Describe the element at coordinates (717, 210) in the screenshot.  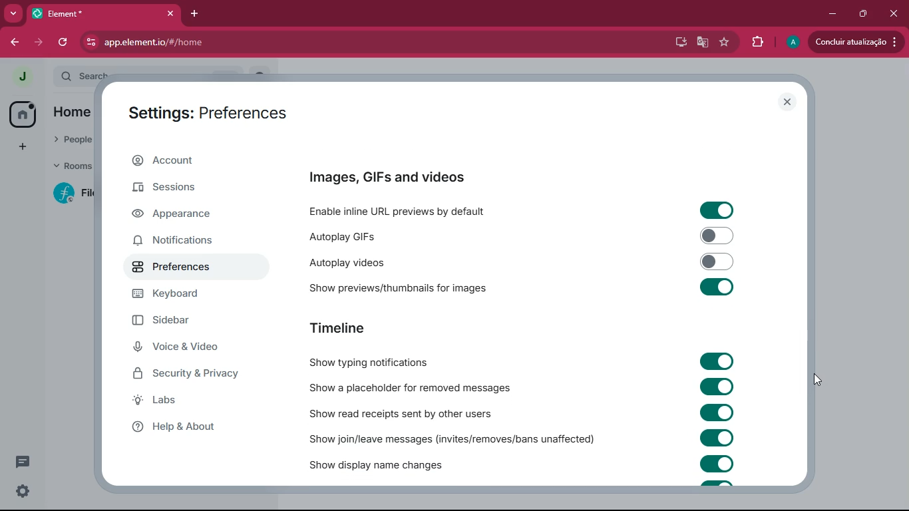
I see `toggle on/off` at that location.